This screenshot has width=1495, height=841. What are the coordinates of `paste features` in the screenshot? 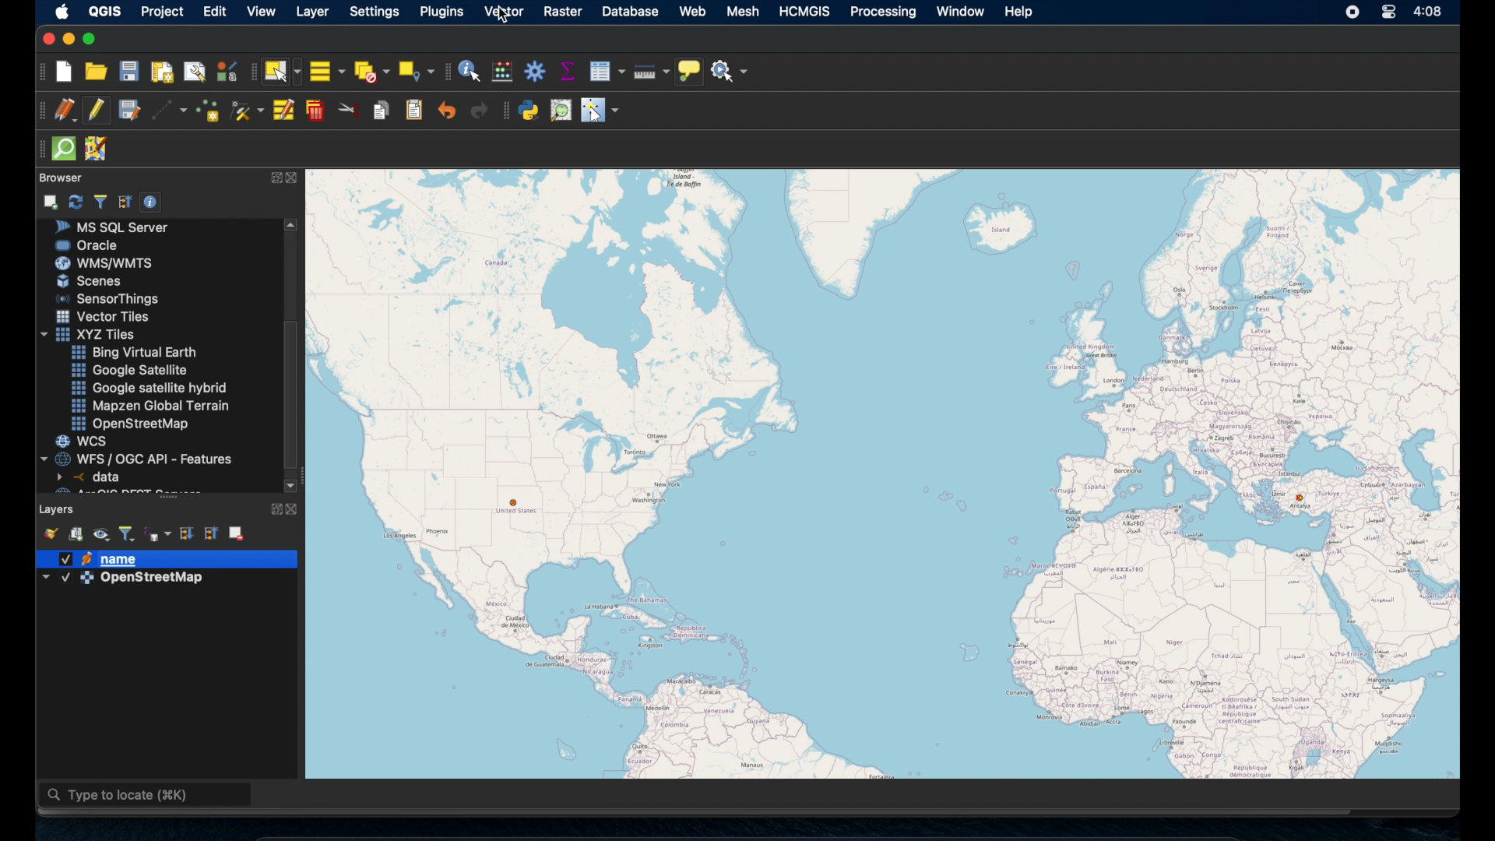 It's located at (414, 109).